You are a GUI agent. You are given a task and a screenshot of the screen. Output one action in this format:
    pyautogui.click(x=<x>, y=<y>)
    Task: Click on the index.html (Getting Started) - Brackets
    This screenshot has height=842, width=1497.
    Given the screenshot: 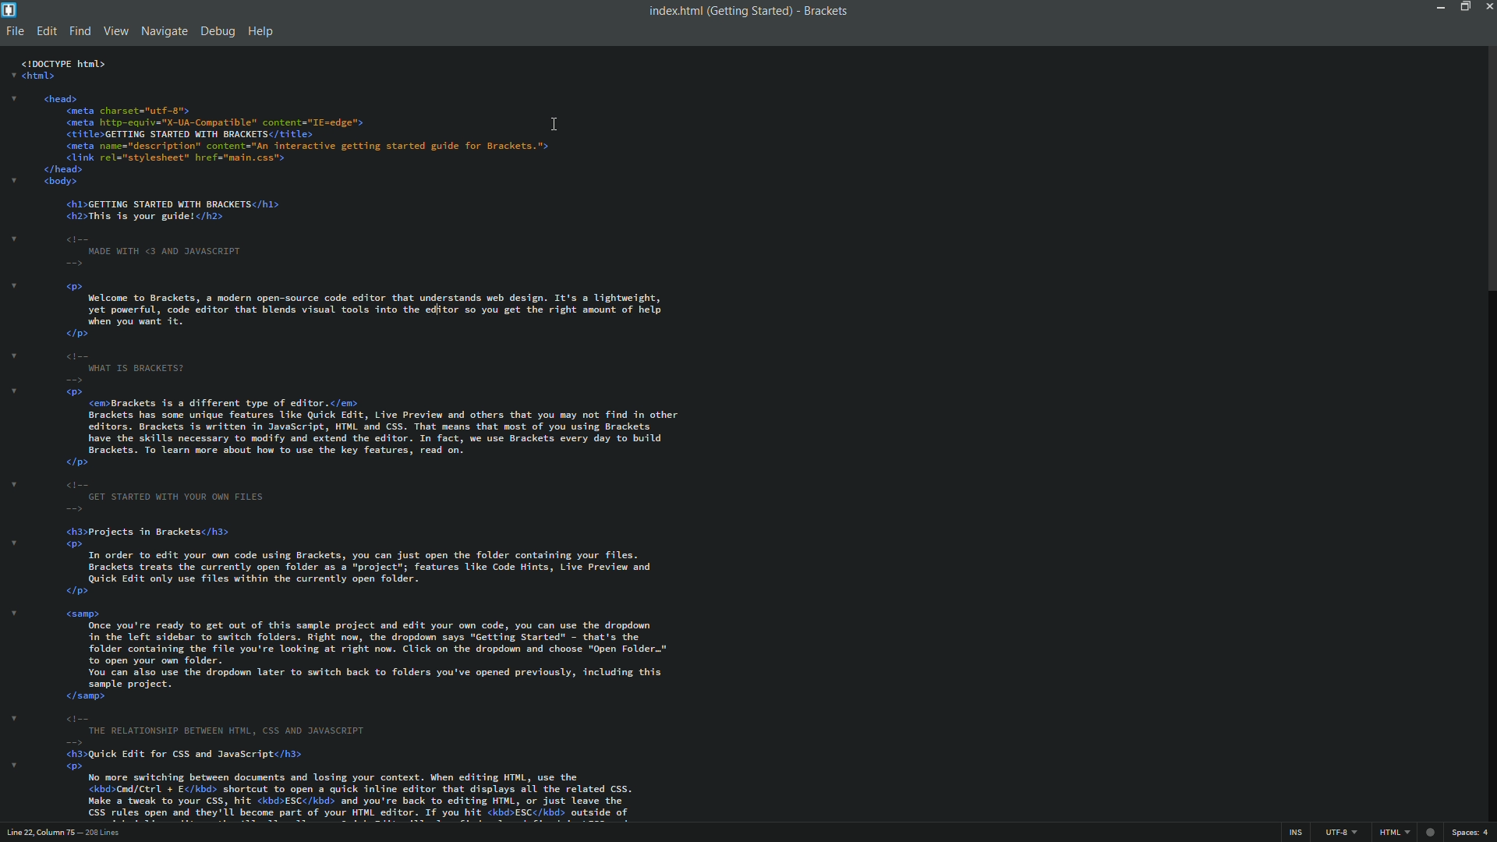 What is the action you would take?
    pyautogui.click(x=743, y=11)
    